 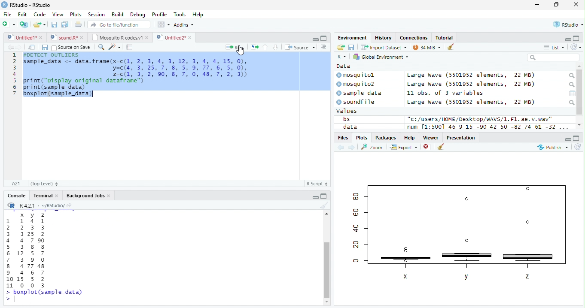 I want to click on Background Jobs, so click(x=88, y=196).